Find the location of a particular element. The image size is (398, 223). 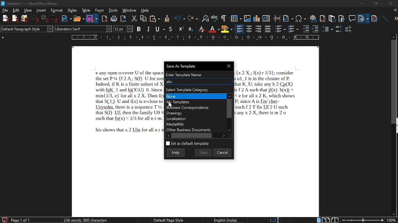

Import as pdf is located at coordinates (105, 18).